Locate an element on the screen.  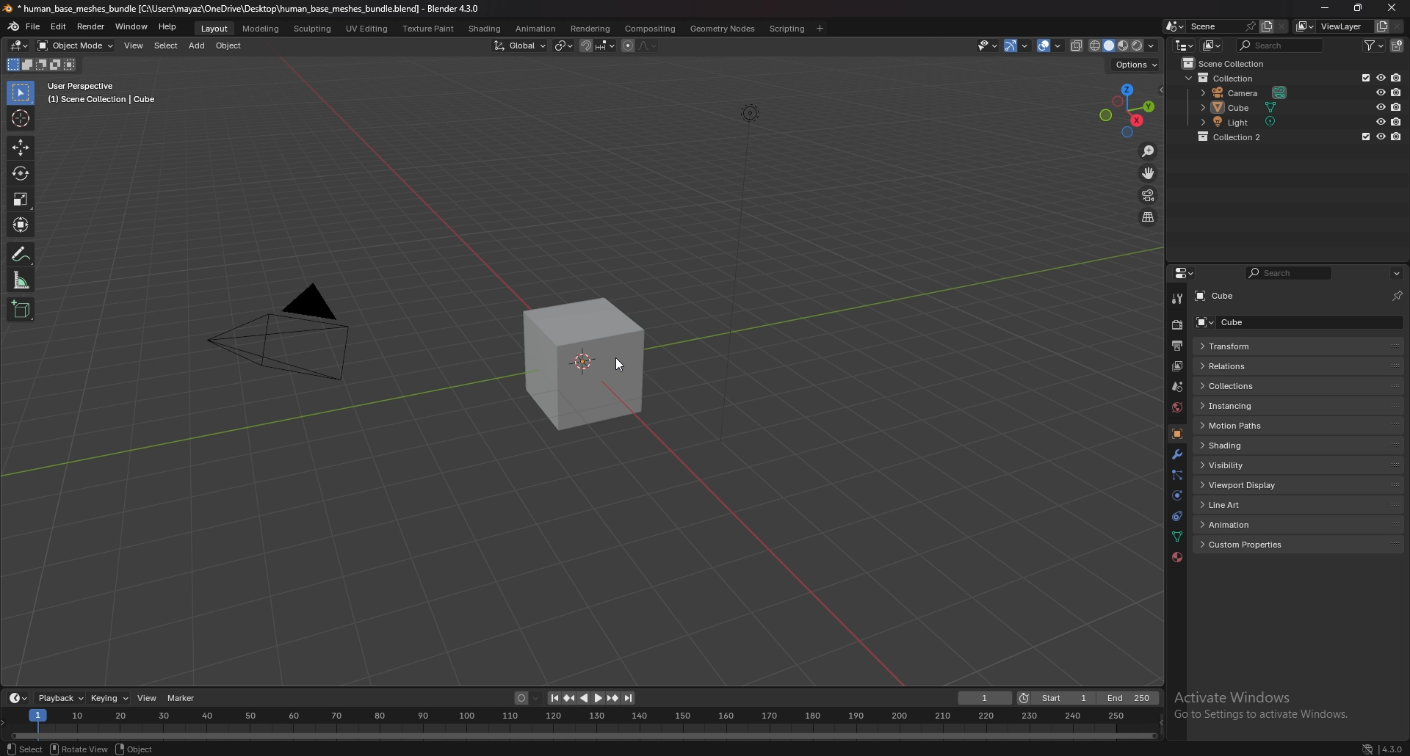
rotate view is located at coordinates (77, 749).